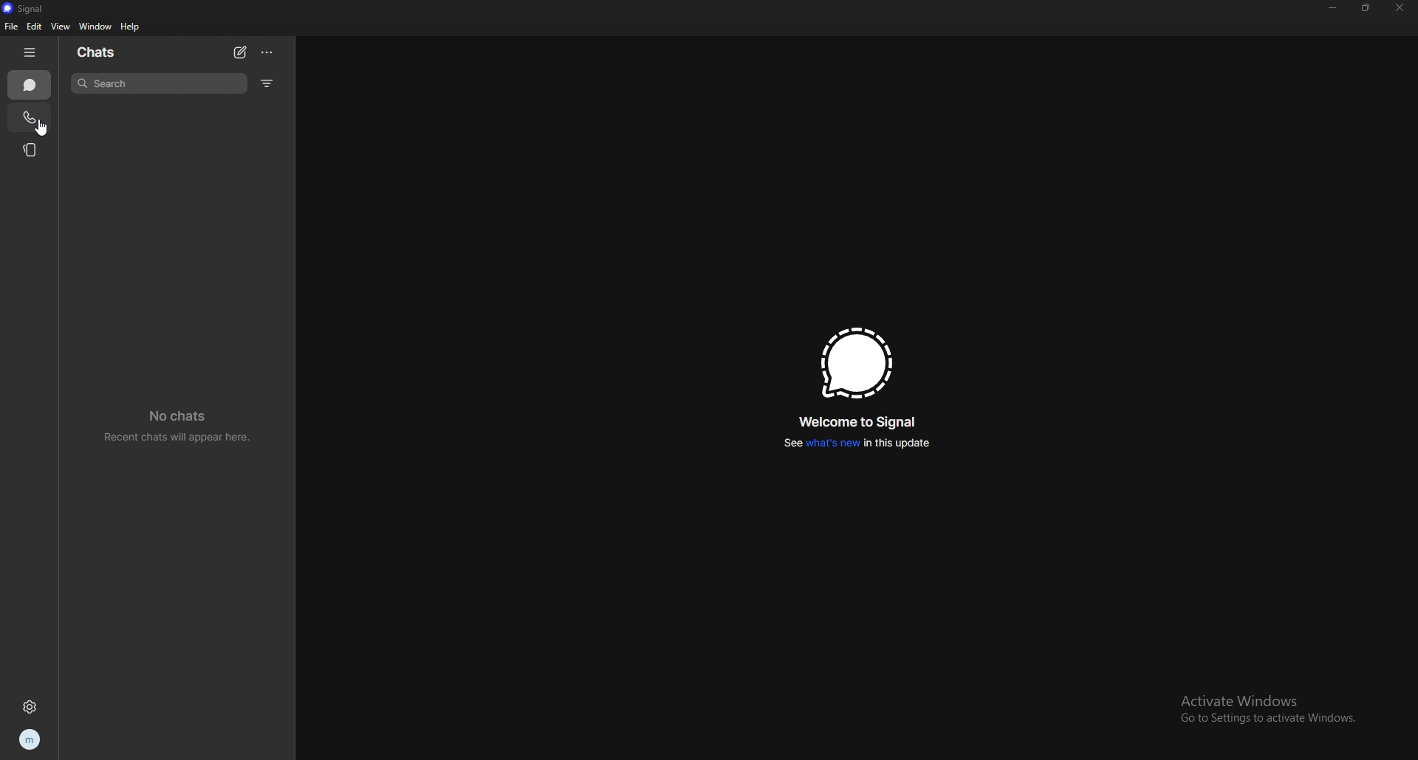  Describe the element at coordinates (96, 26) in the screenshot. I see `window` at that location.